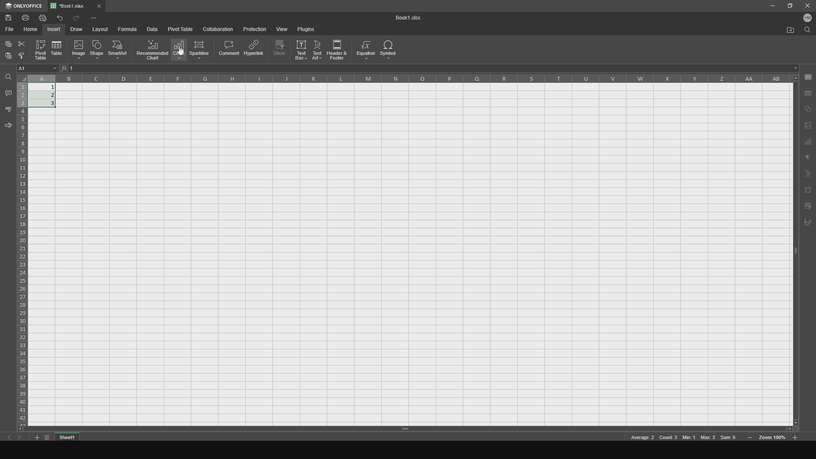 This screenshot has width=816, height=459. Describe the element at coordinates (38, 68) in the screenshot. I see `cell` at that location.